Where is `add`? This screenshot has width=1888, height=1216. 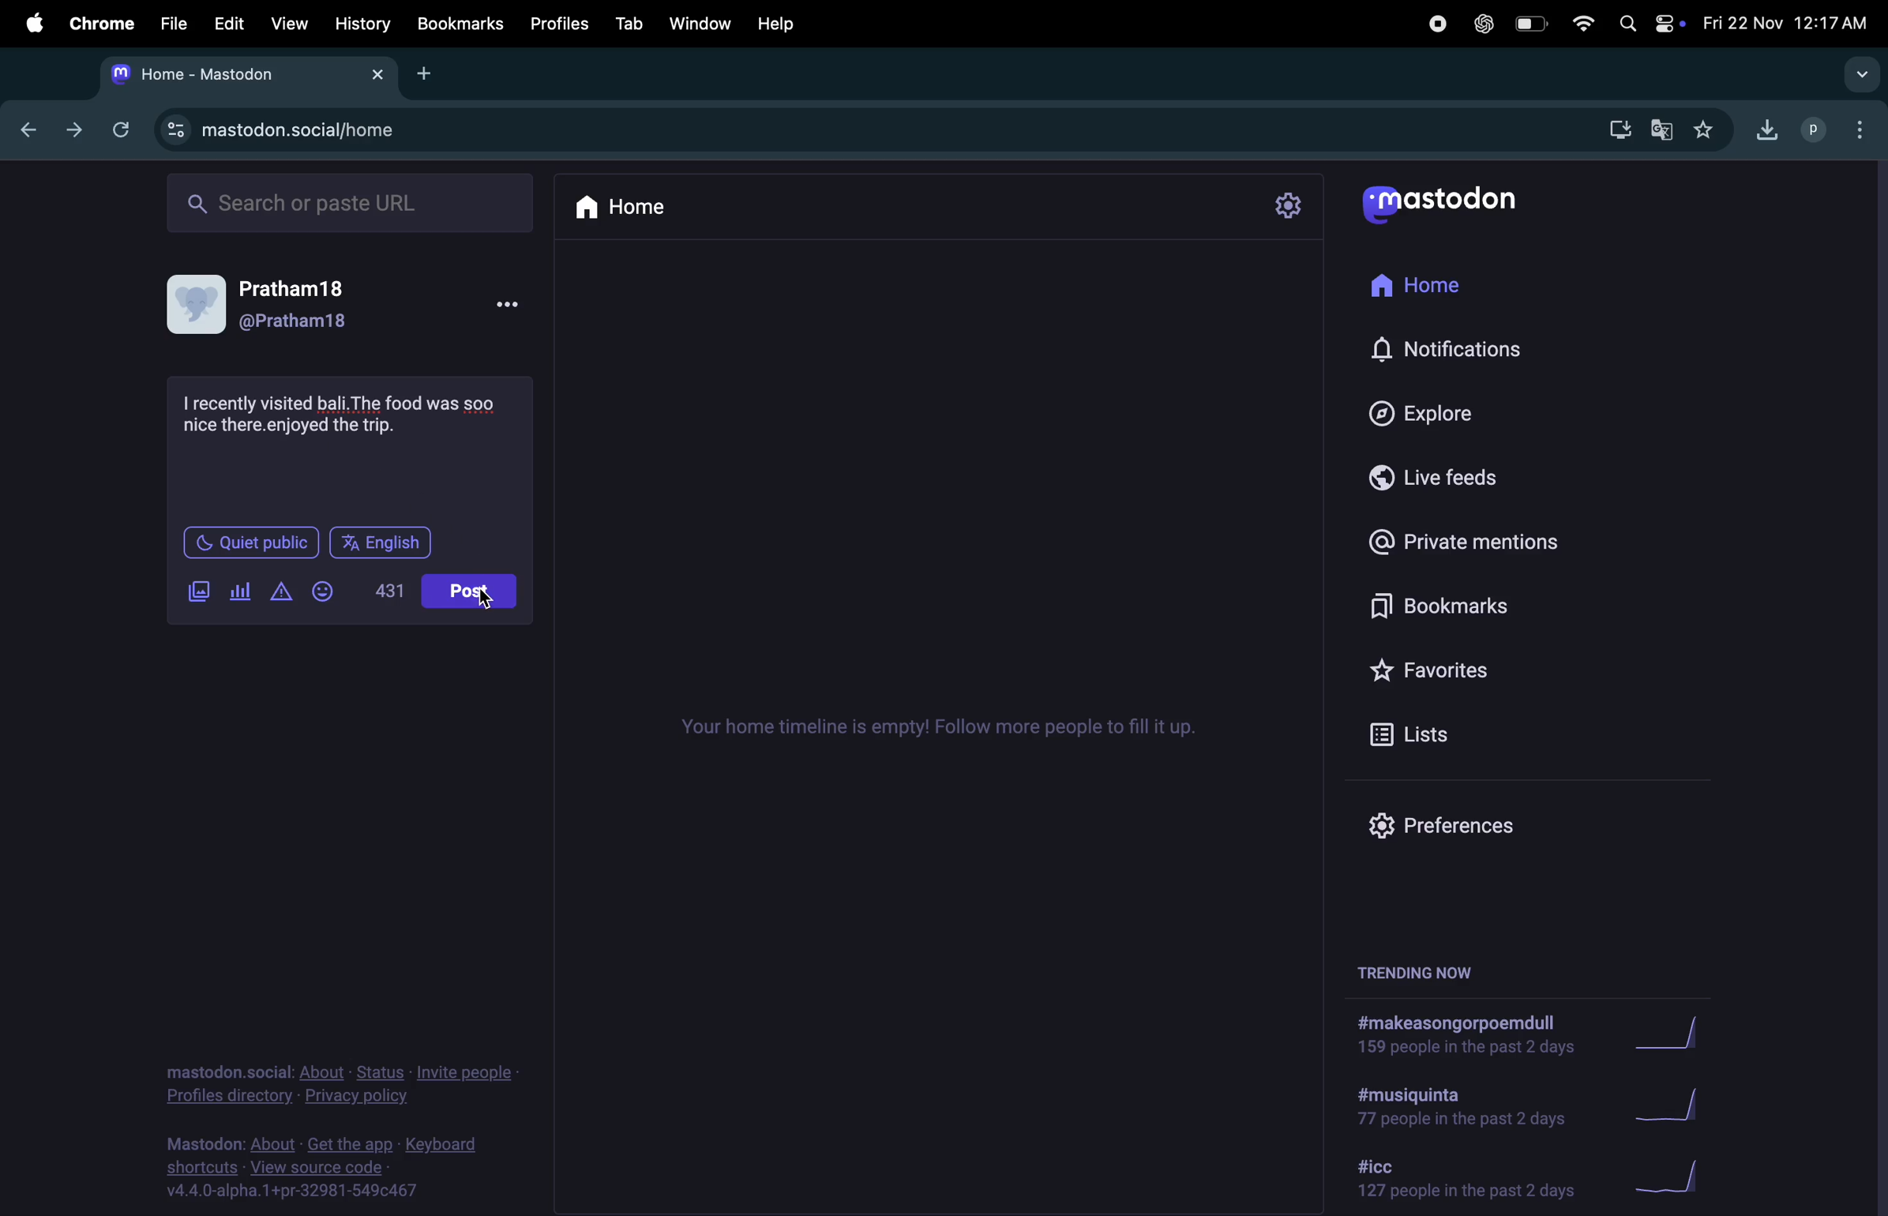
add is located at coordinates (424, 75).